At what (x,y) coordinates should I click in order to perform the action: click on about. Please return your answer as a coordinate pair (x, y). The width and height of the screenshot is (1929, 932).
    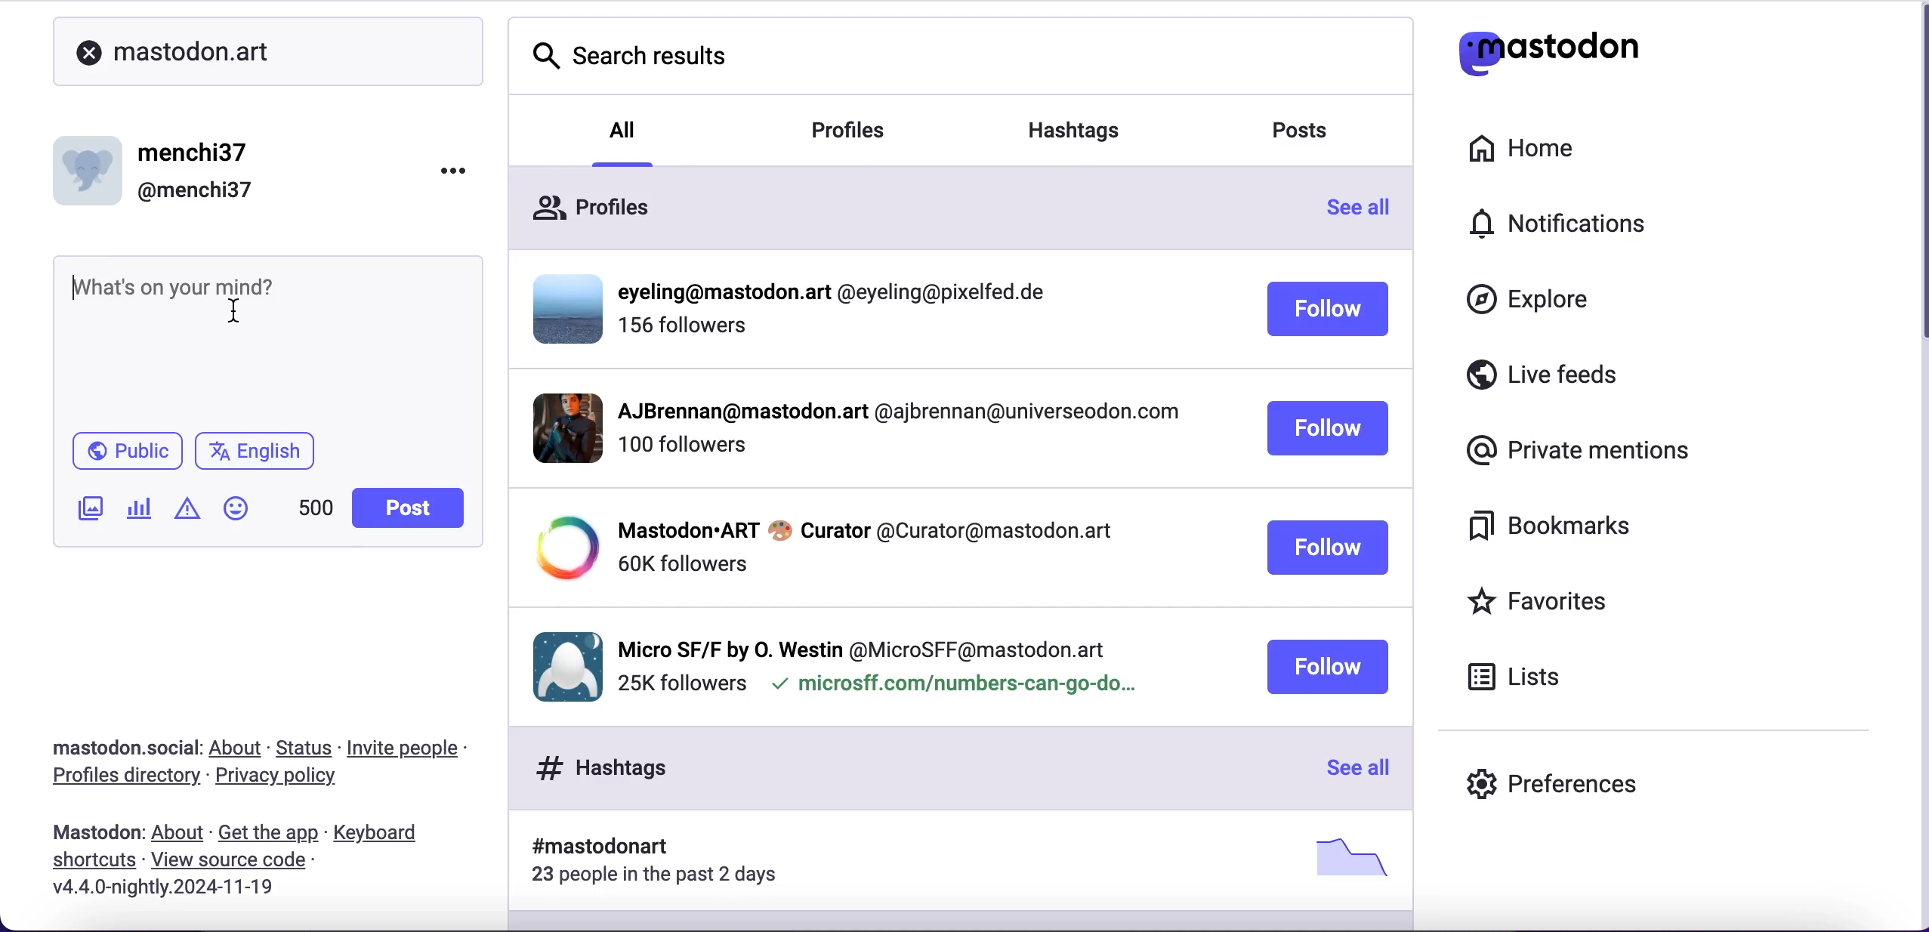
    Looking at the image, I should click on (180, 832).